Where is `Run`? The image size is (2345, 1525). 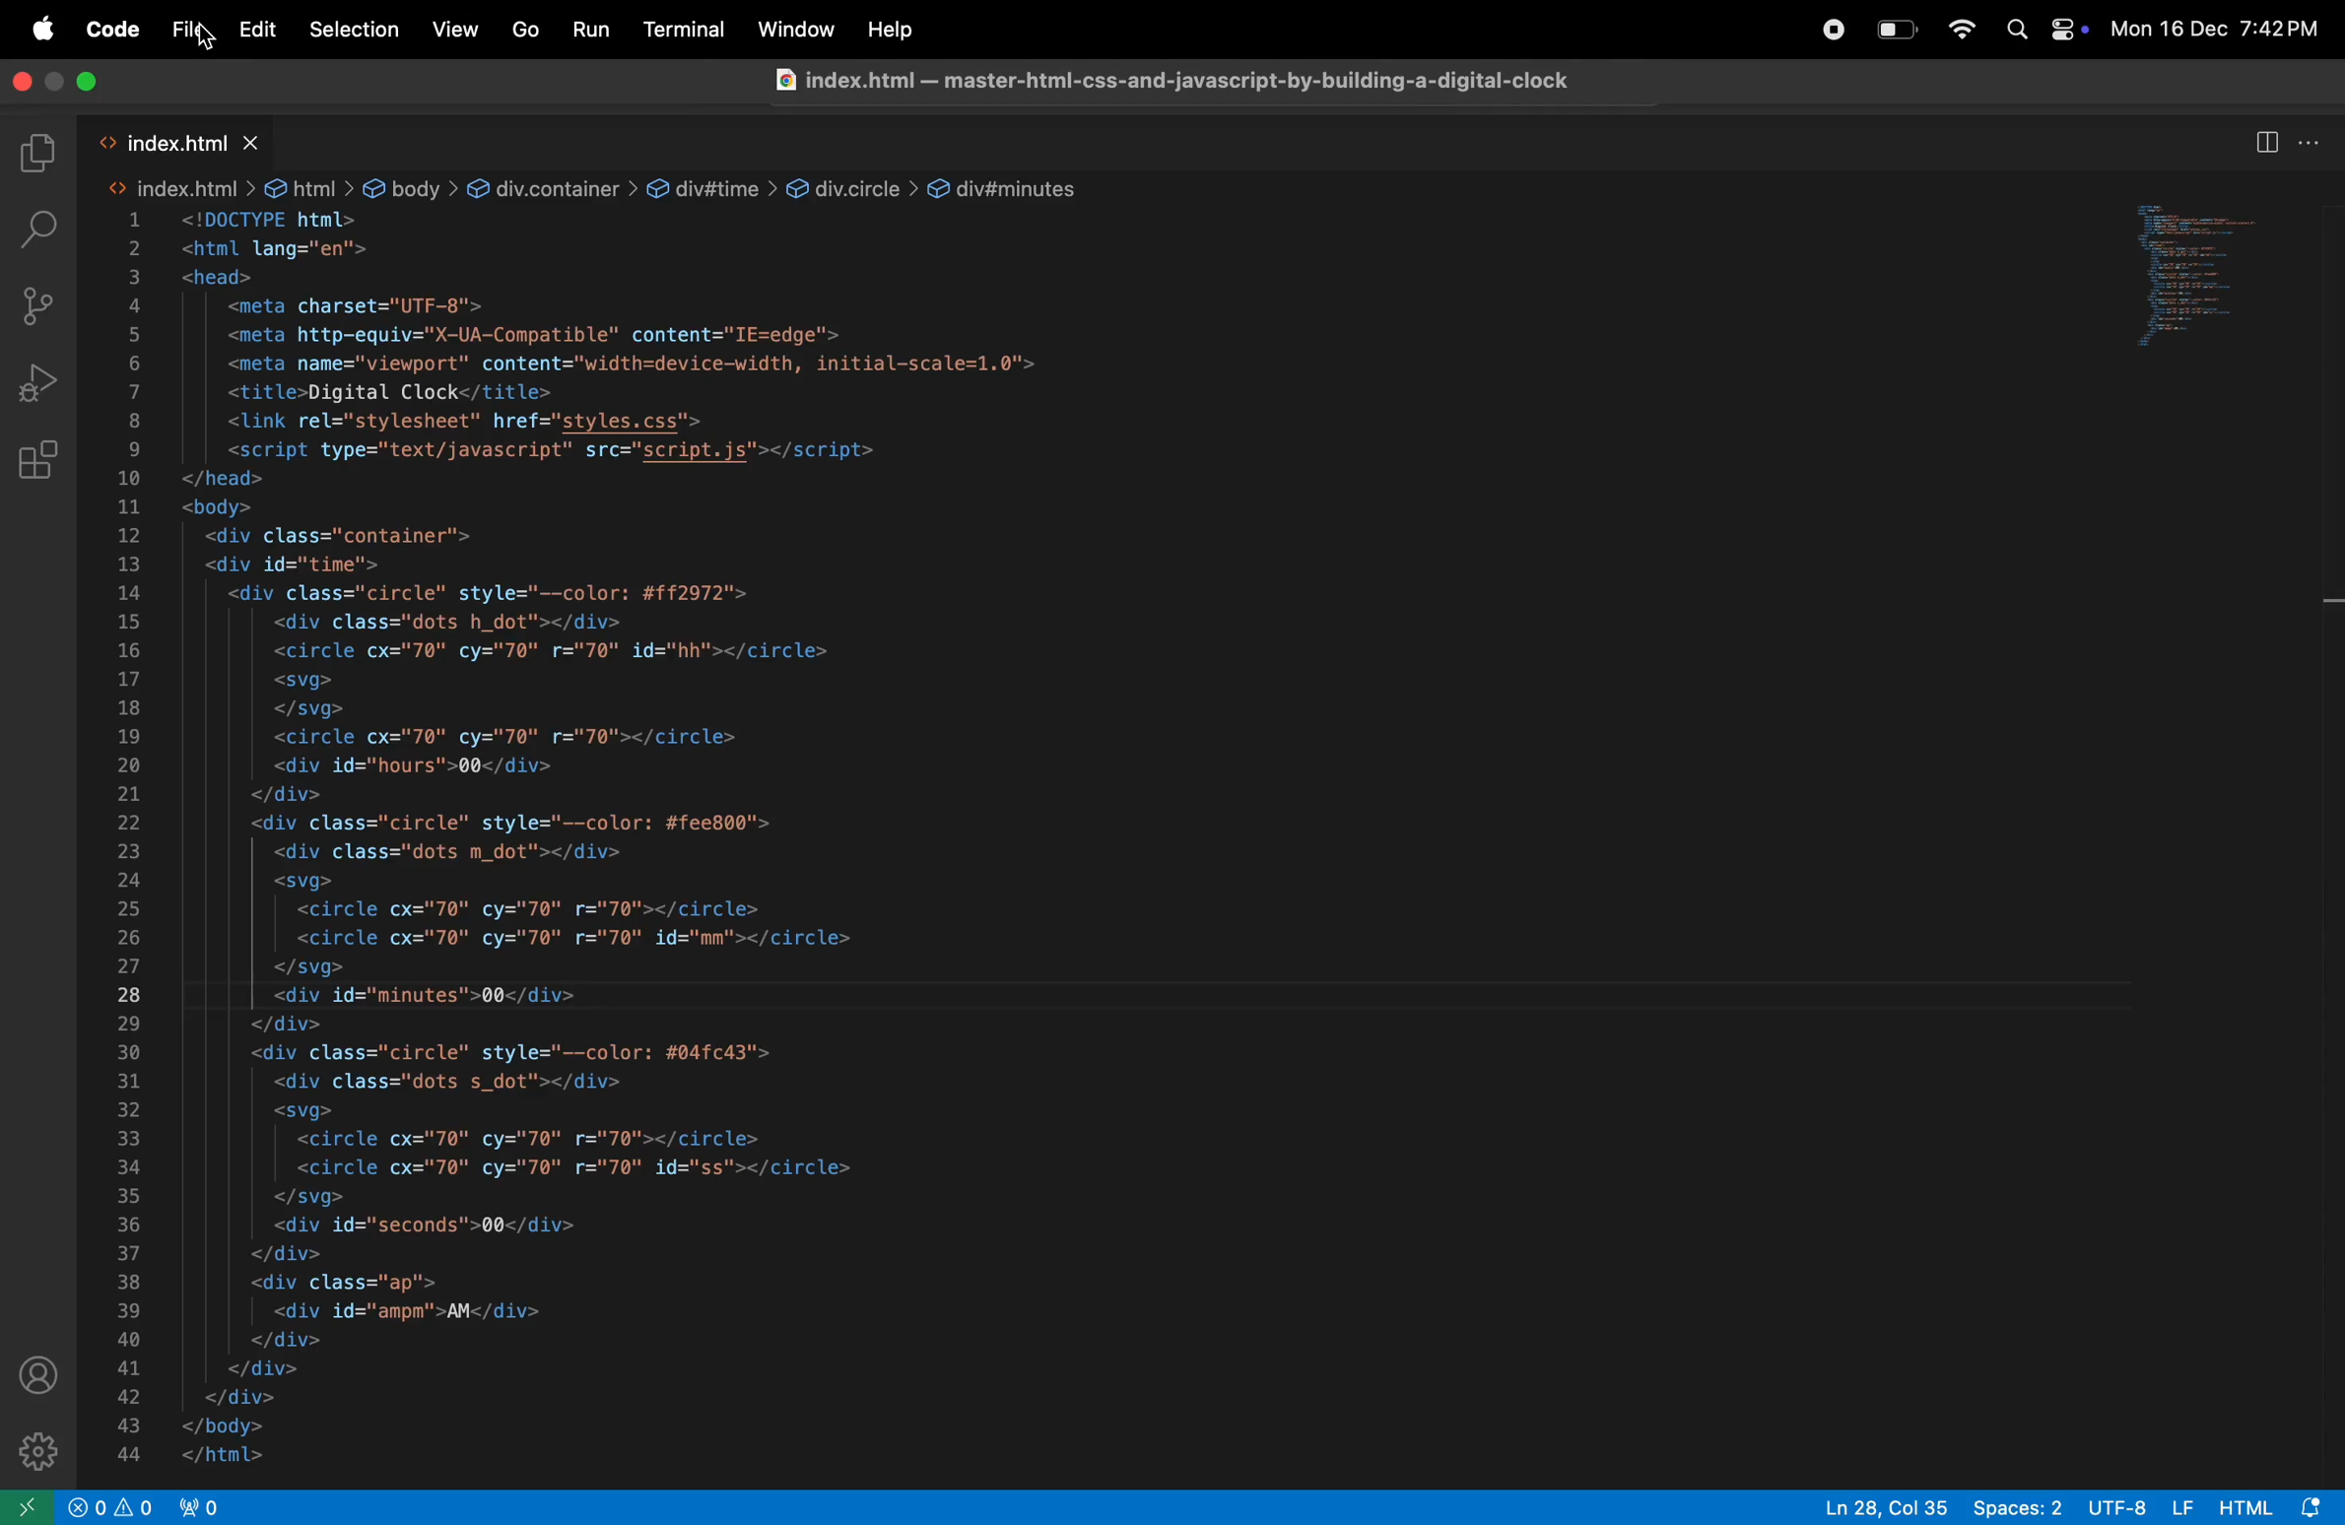
Run is located at coordinates (594, 28).